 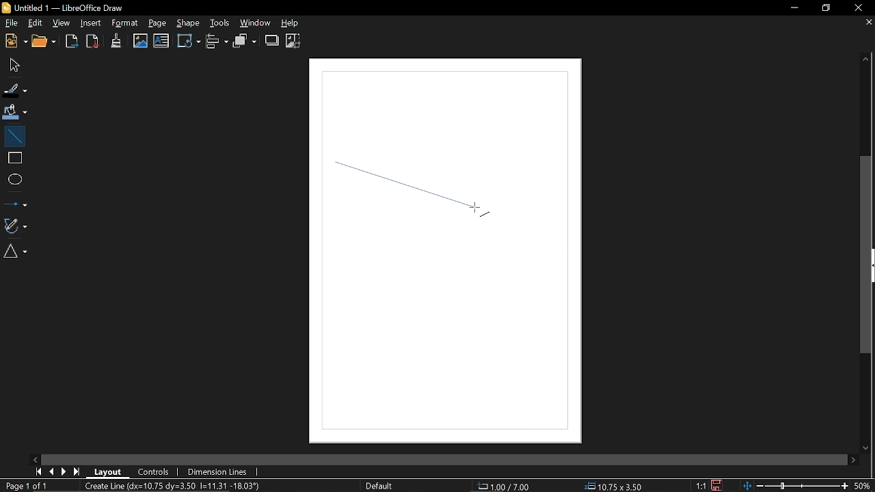 I want to click on Tools, so click(x=219, y=23).